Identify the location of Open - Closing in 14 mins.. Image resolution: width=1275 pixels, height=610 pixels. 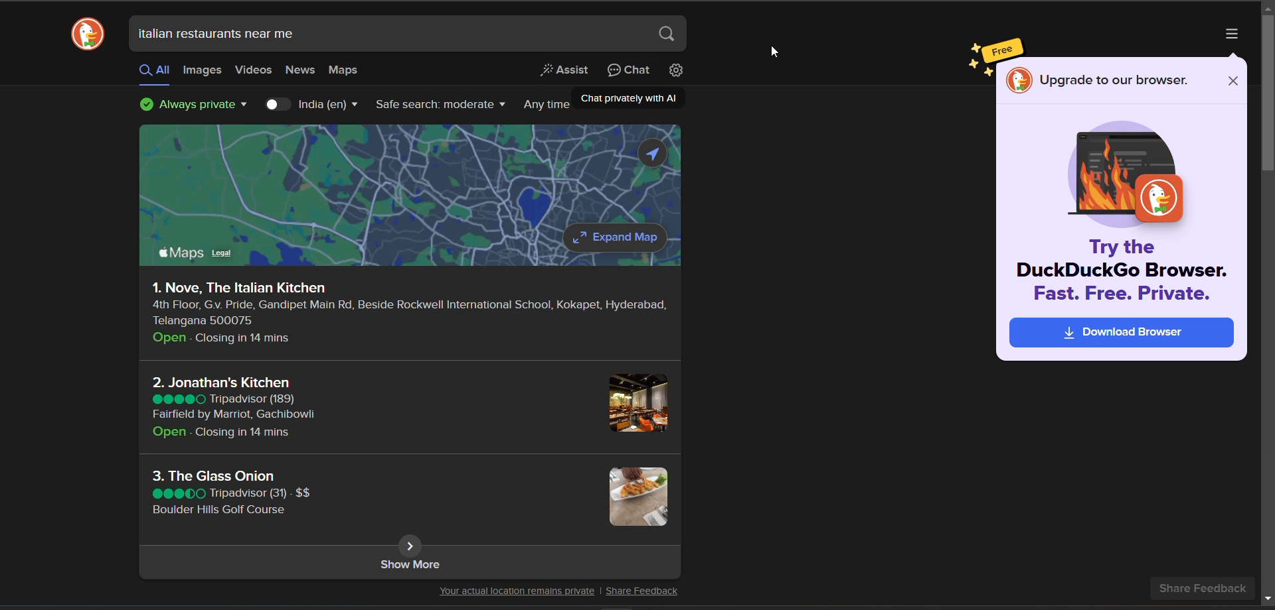
(222, 338).